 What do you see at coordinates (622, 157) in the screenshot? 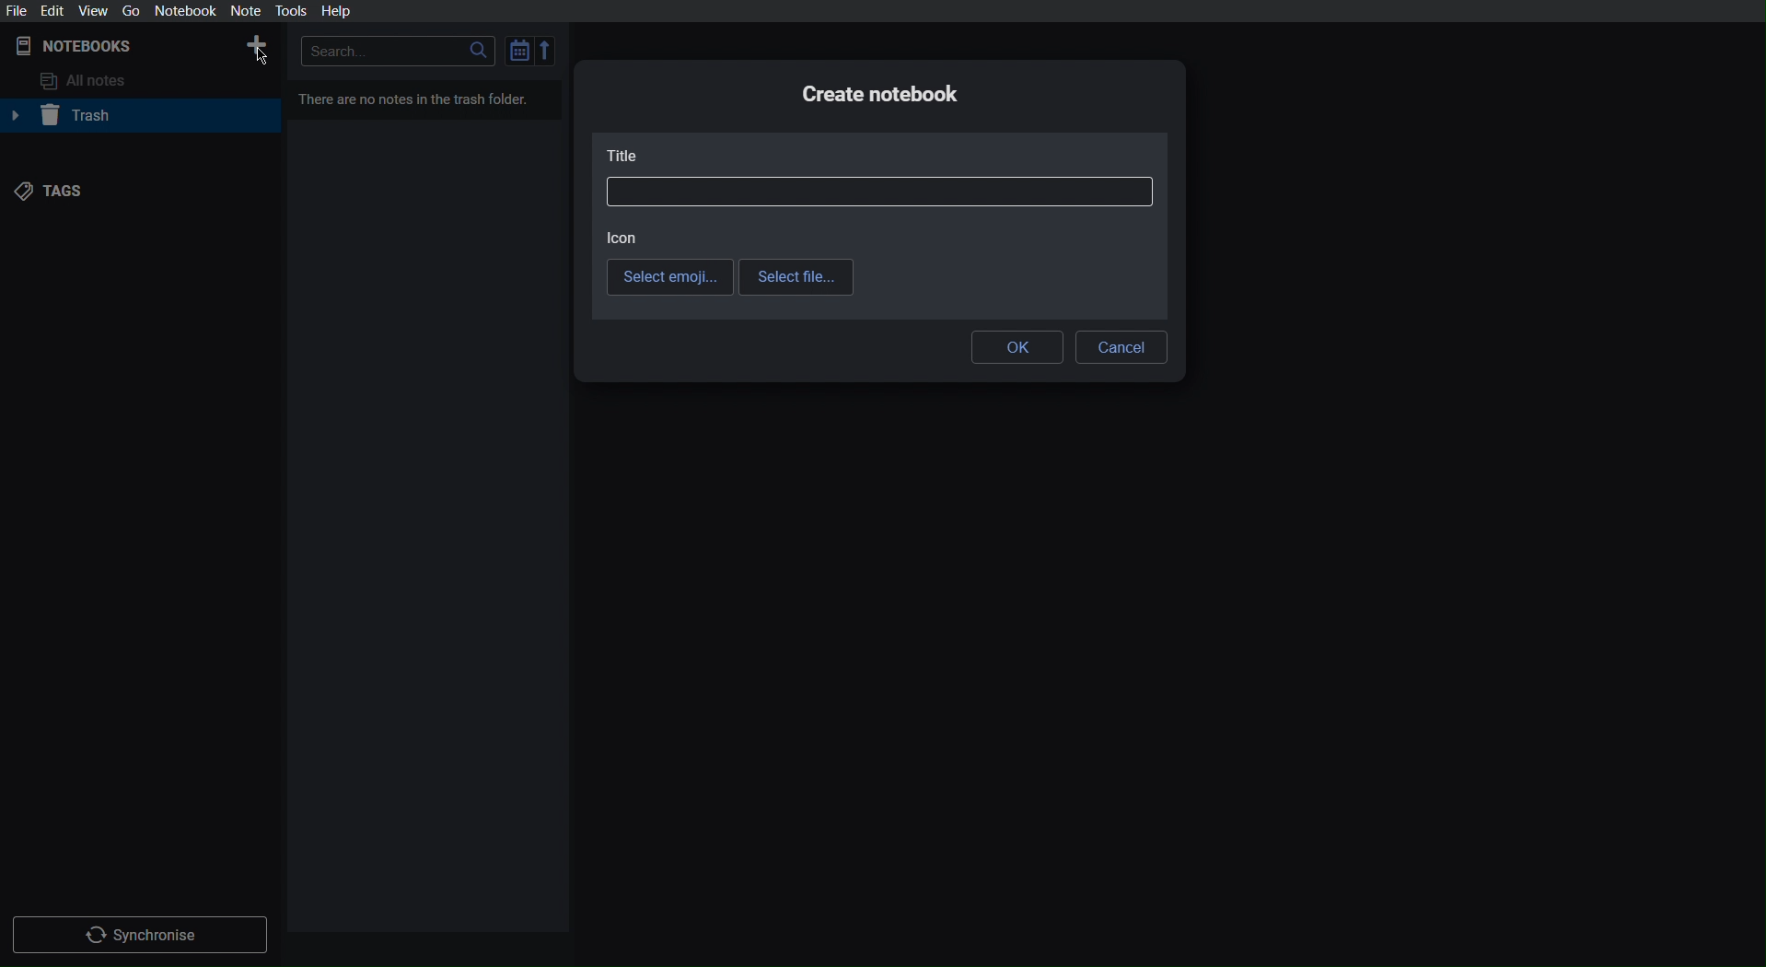
I see `Title` at bounding box center [622, 157].